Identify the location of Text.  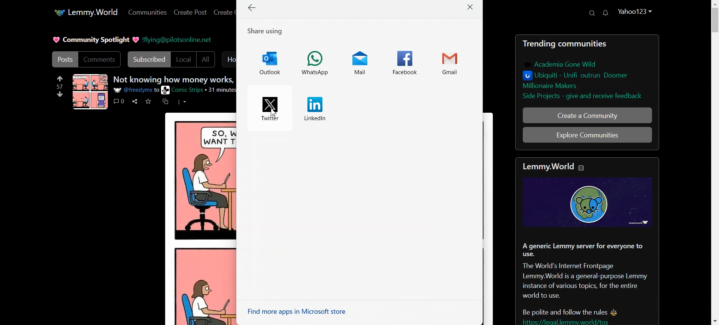
(174, 80).